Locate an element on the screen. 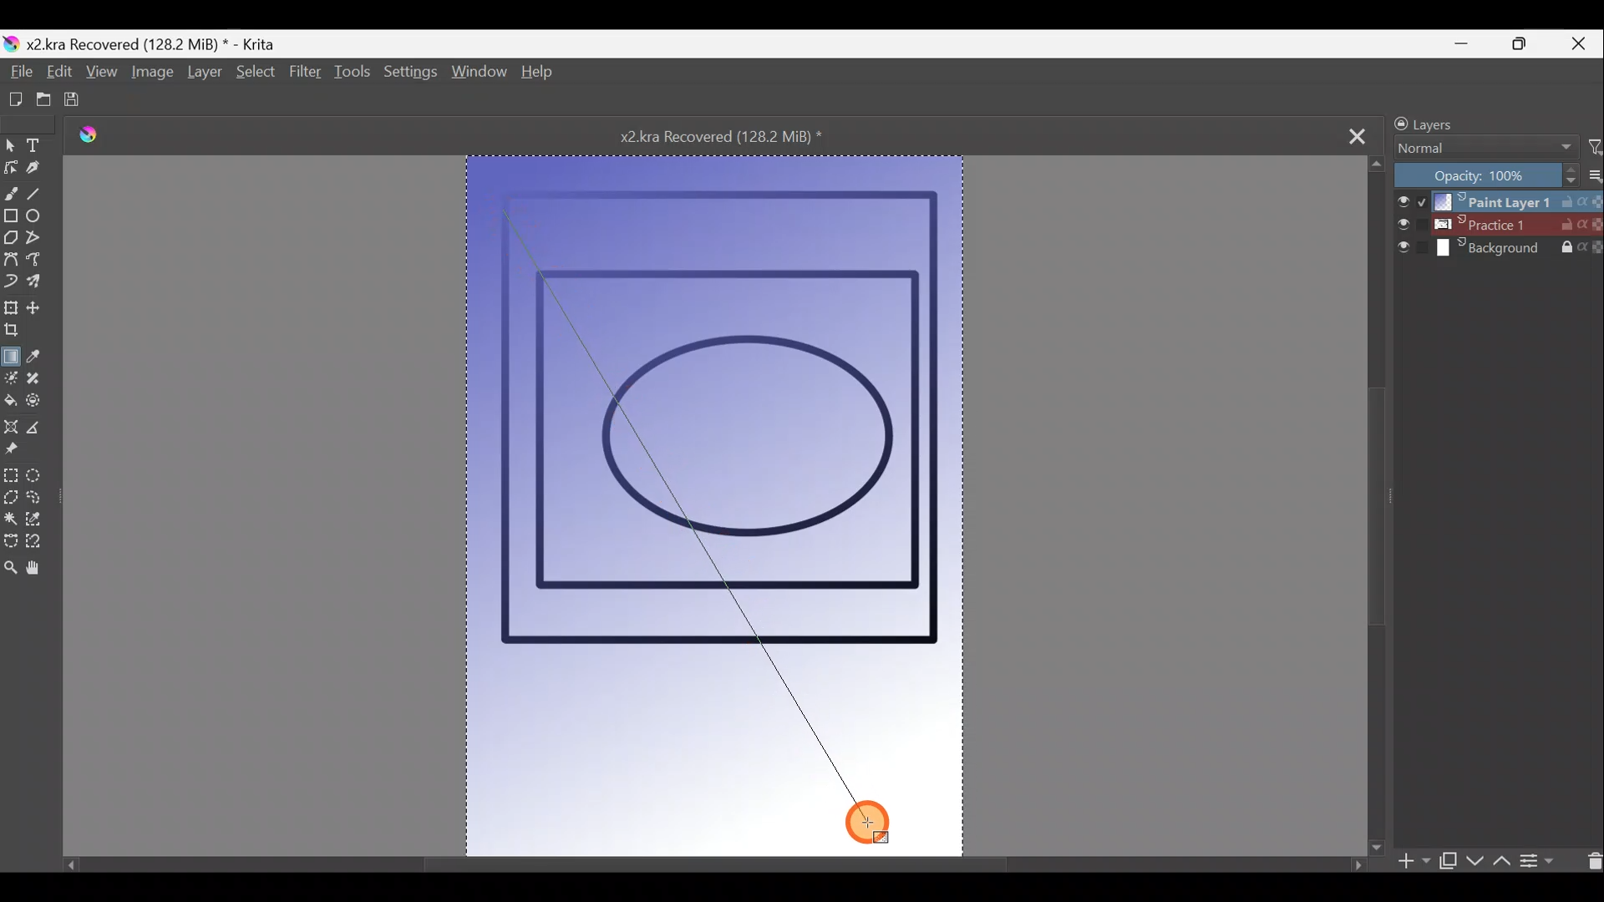 The height and width of the screenshot is (902, 1604). Help is located at coordinates (538, 74).